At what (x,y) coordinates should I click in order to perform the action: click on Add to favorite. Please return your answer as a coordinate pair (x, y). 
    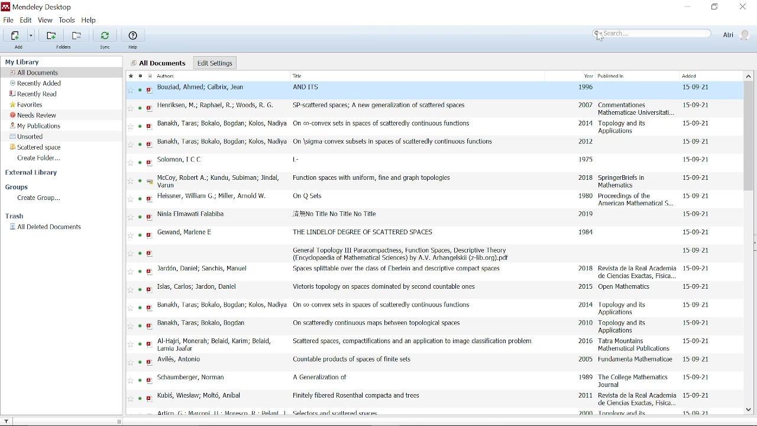
    Looking at the image, I should click on (131, 344).